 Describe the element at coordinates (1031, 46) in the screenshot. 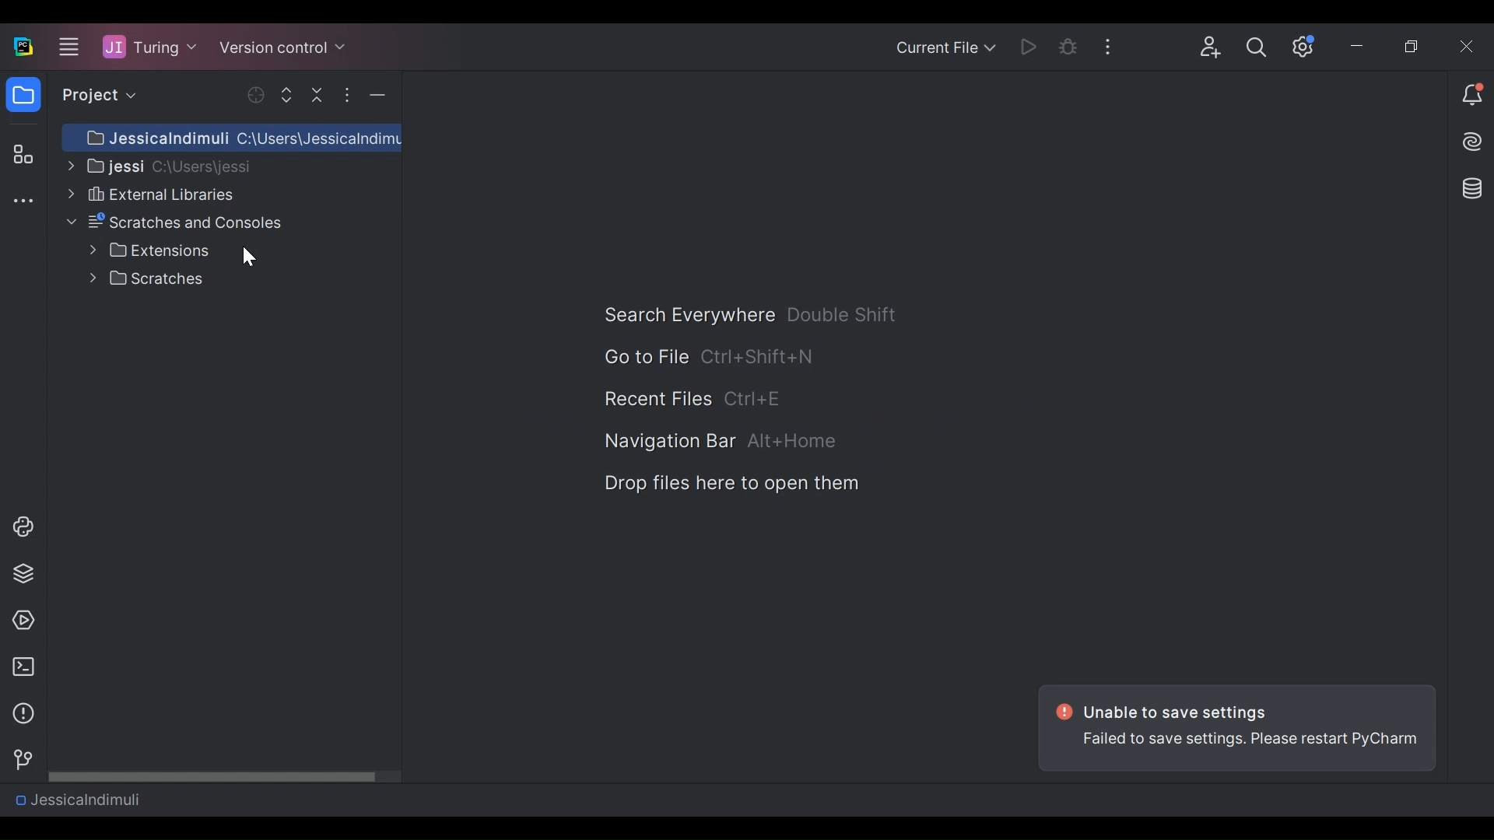

I see `Run` at that location.